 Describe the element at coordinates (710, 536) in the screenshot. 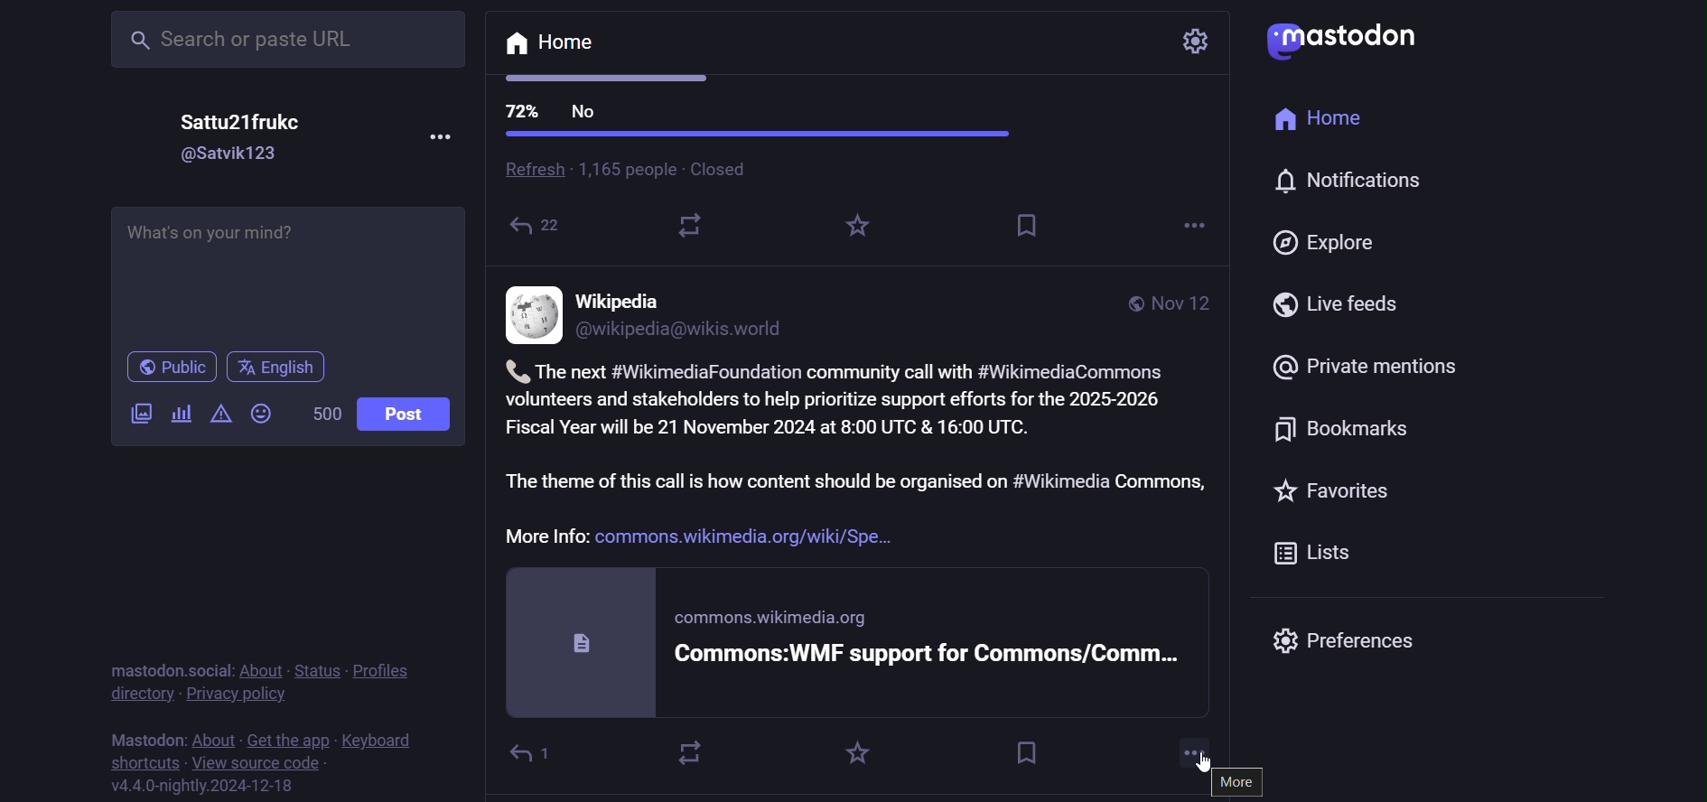

I see `More Info: commons.wikimedia.org/wiki/Spe...` at that location.